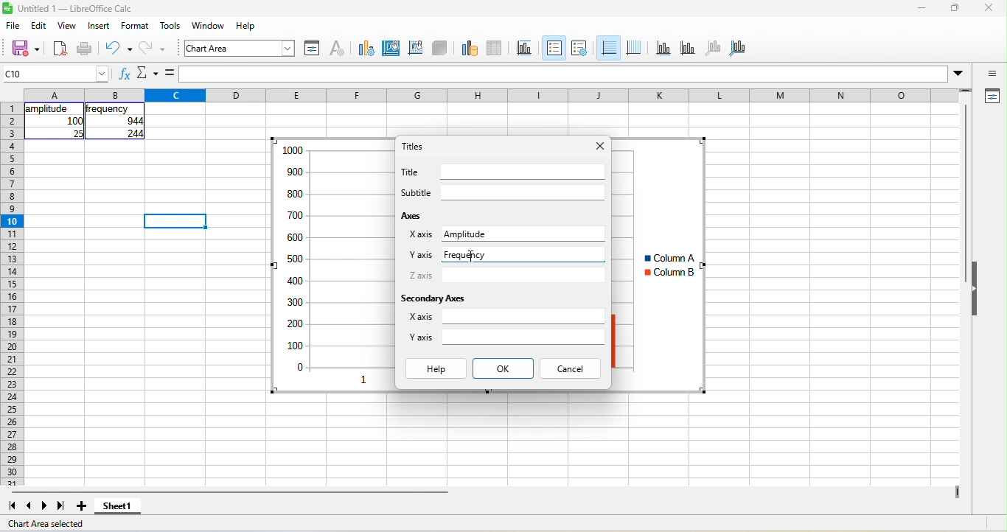  Describe the element at coordinates (989, 7) in the screenshot. I see `close` at that location.